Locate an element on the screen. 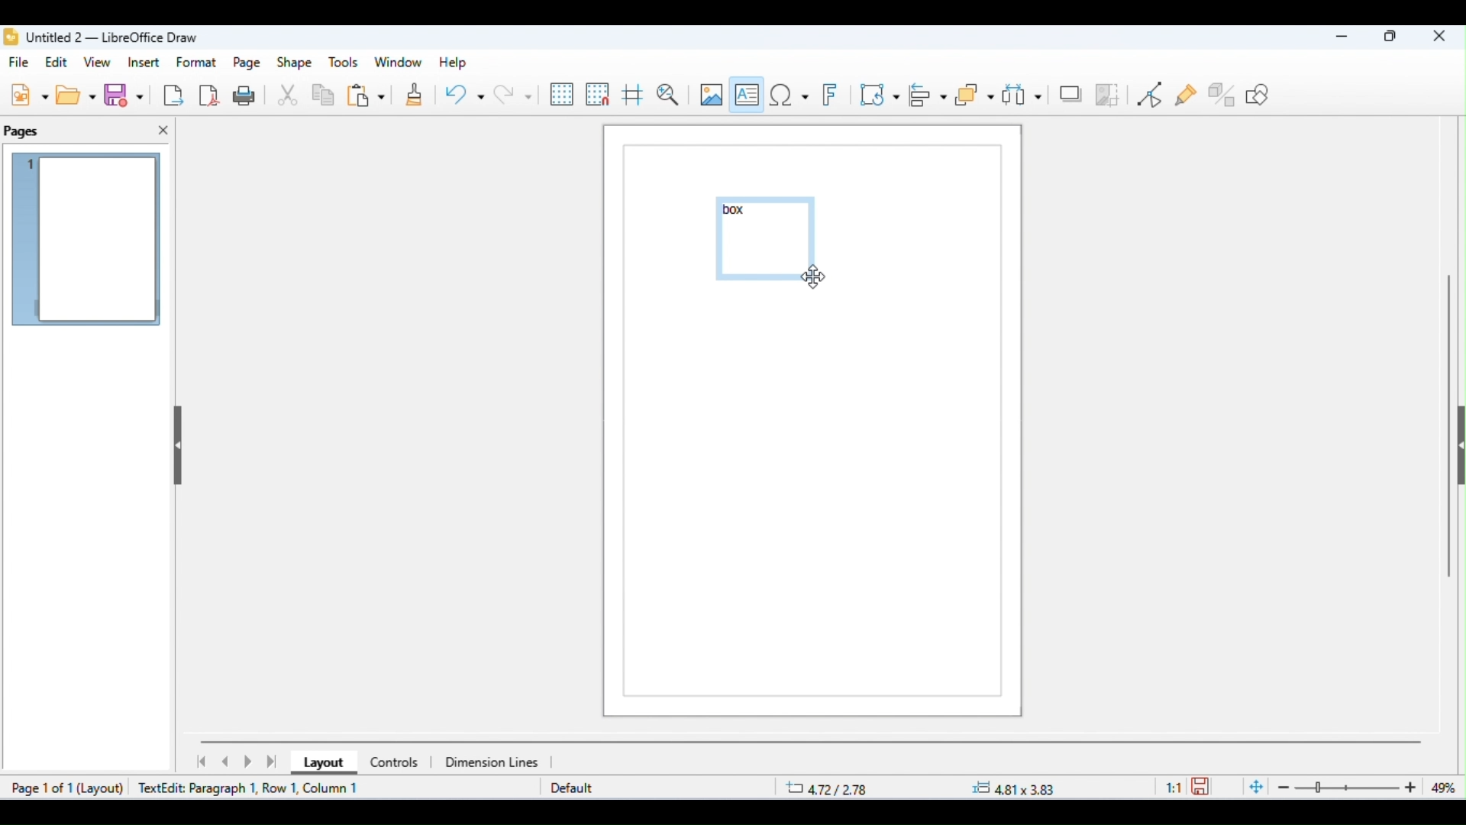 The height and width of the screenshot is (825, 1466). paste is located at coordinates (366, 97).